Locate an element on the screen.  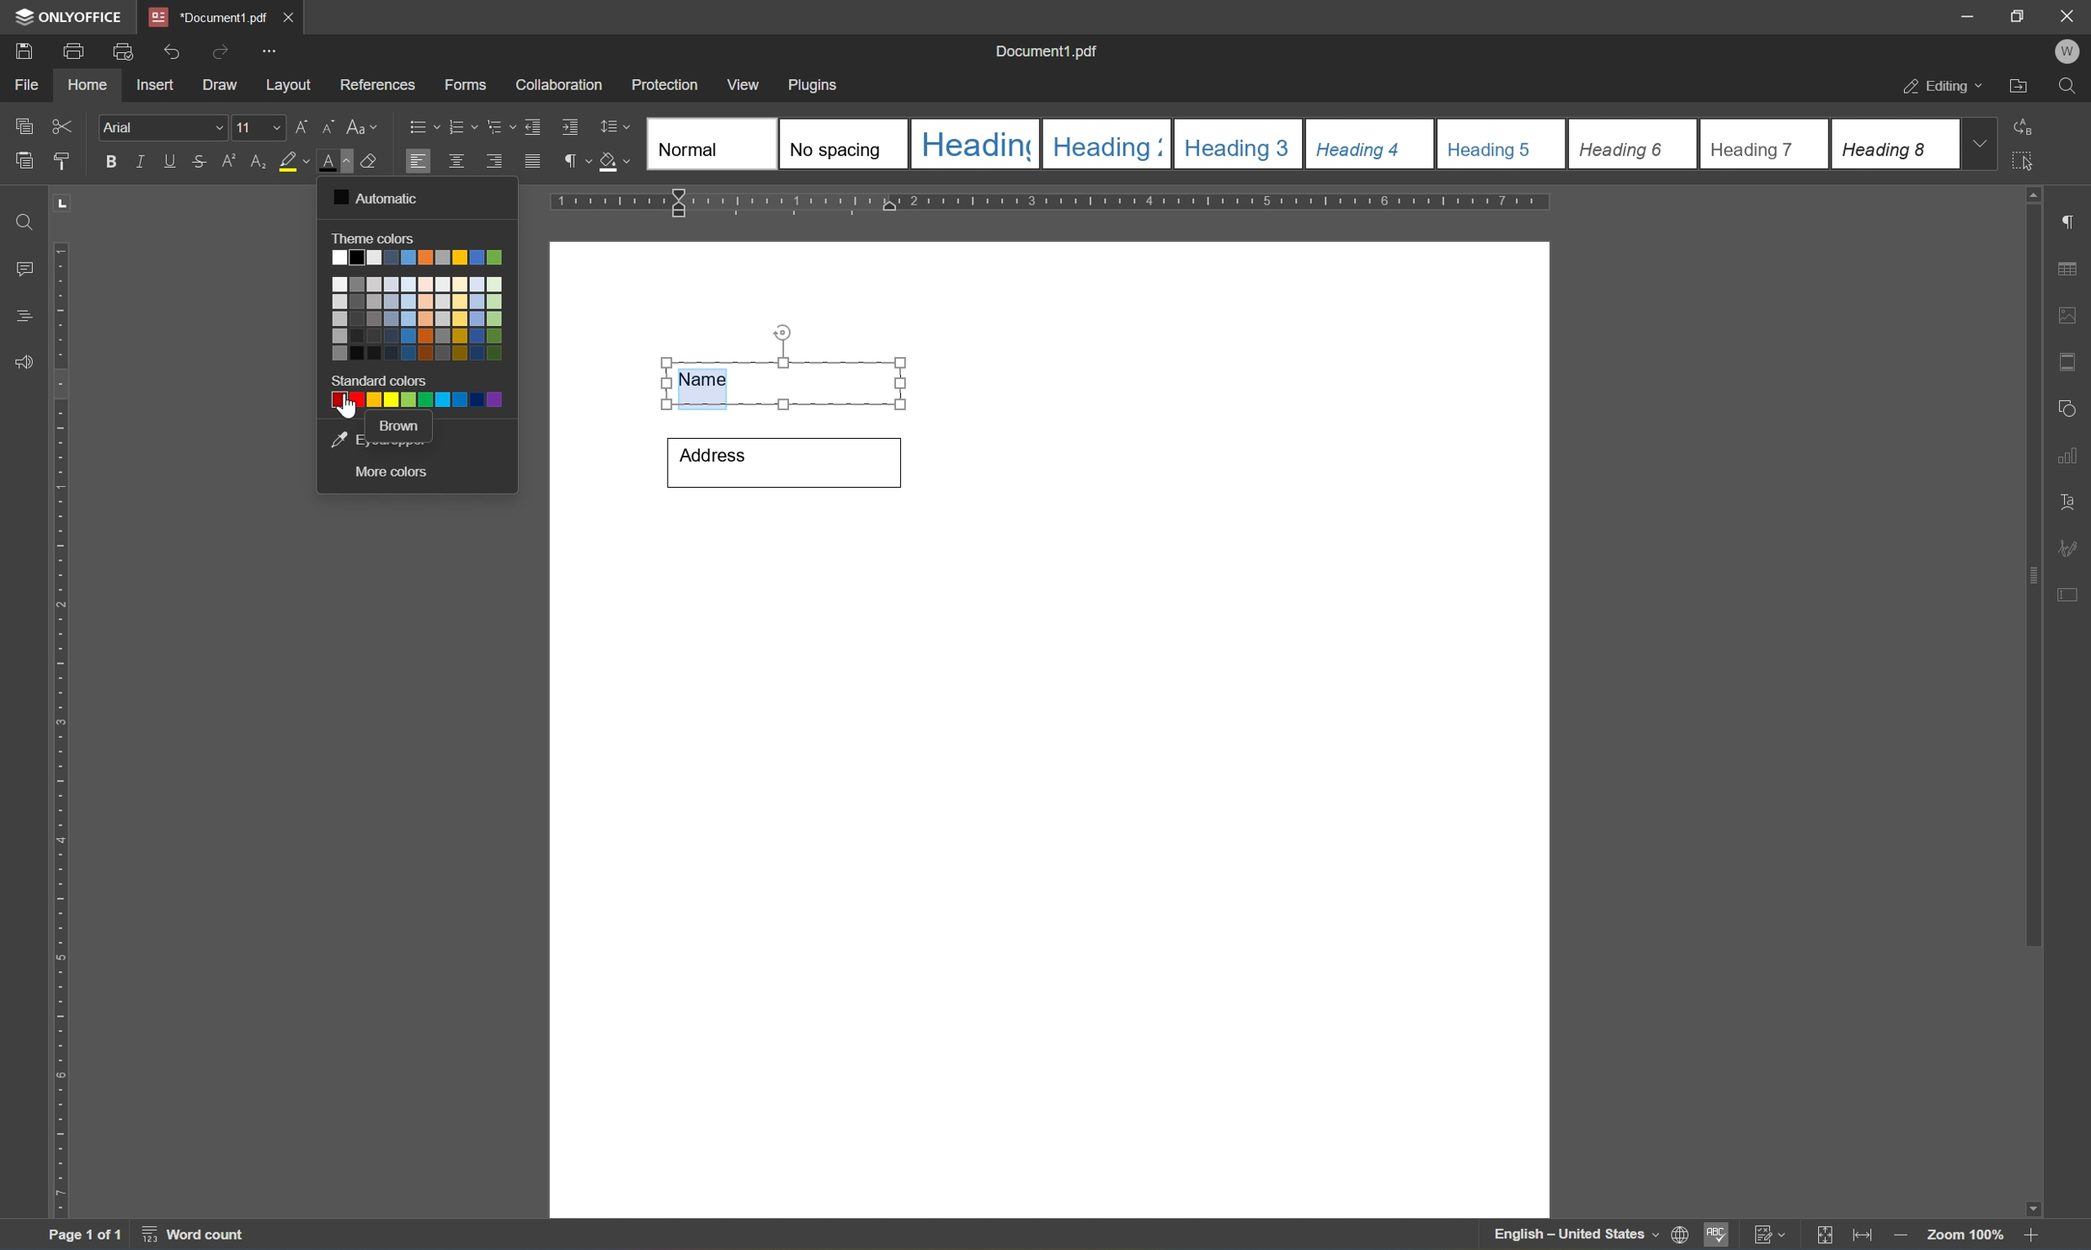
nonprinting characters is located at coordinates (578, 160).